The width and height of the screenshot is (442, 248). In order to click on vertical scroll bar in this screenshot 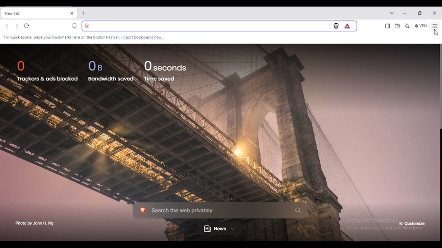, I will do `click(439, 86)`.